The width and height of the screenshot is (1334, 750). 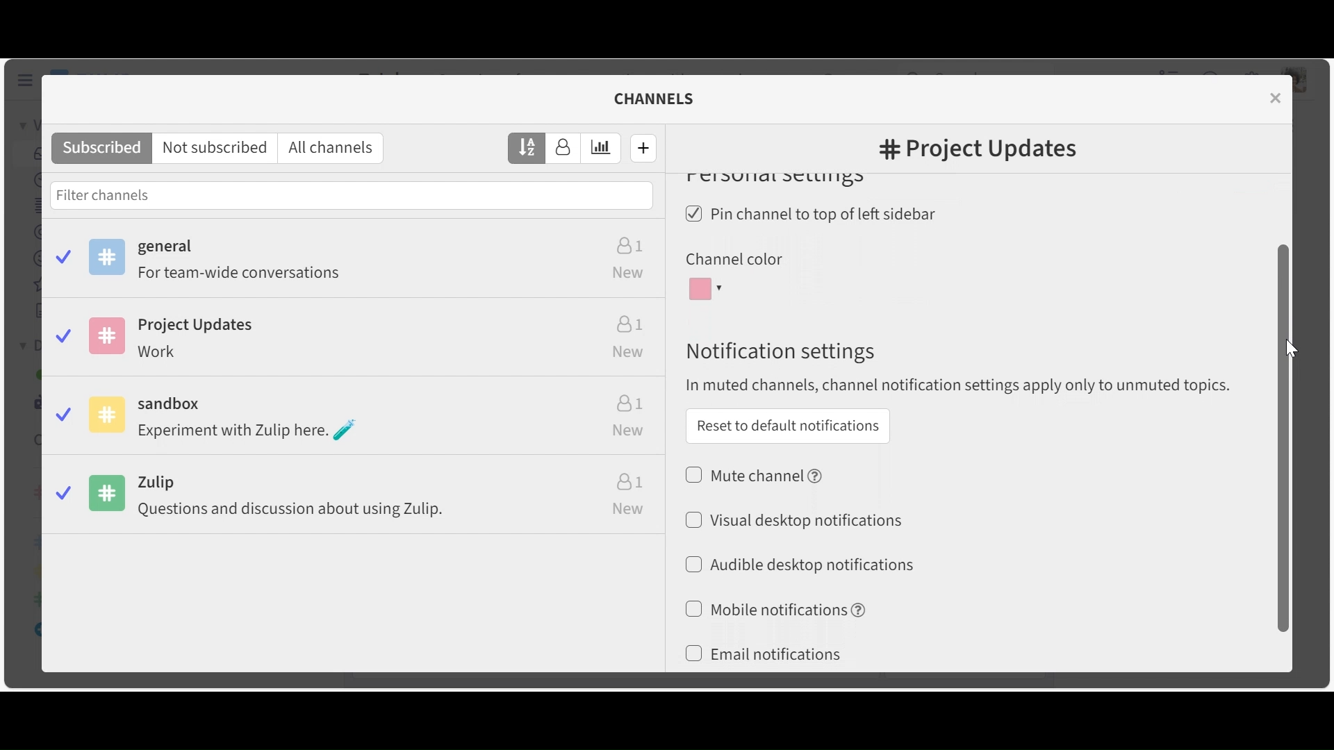 I want to click on All channels, so click(x=335, y=149).